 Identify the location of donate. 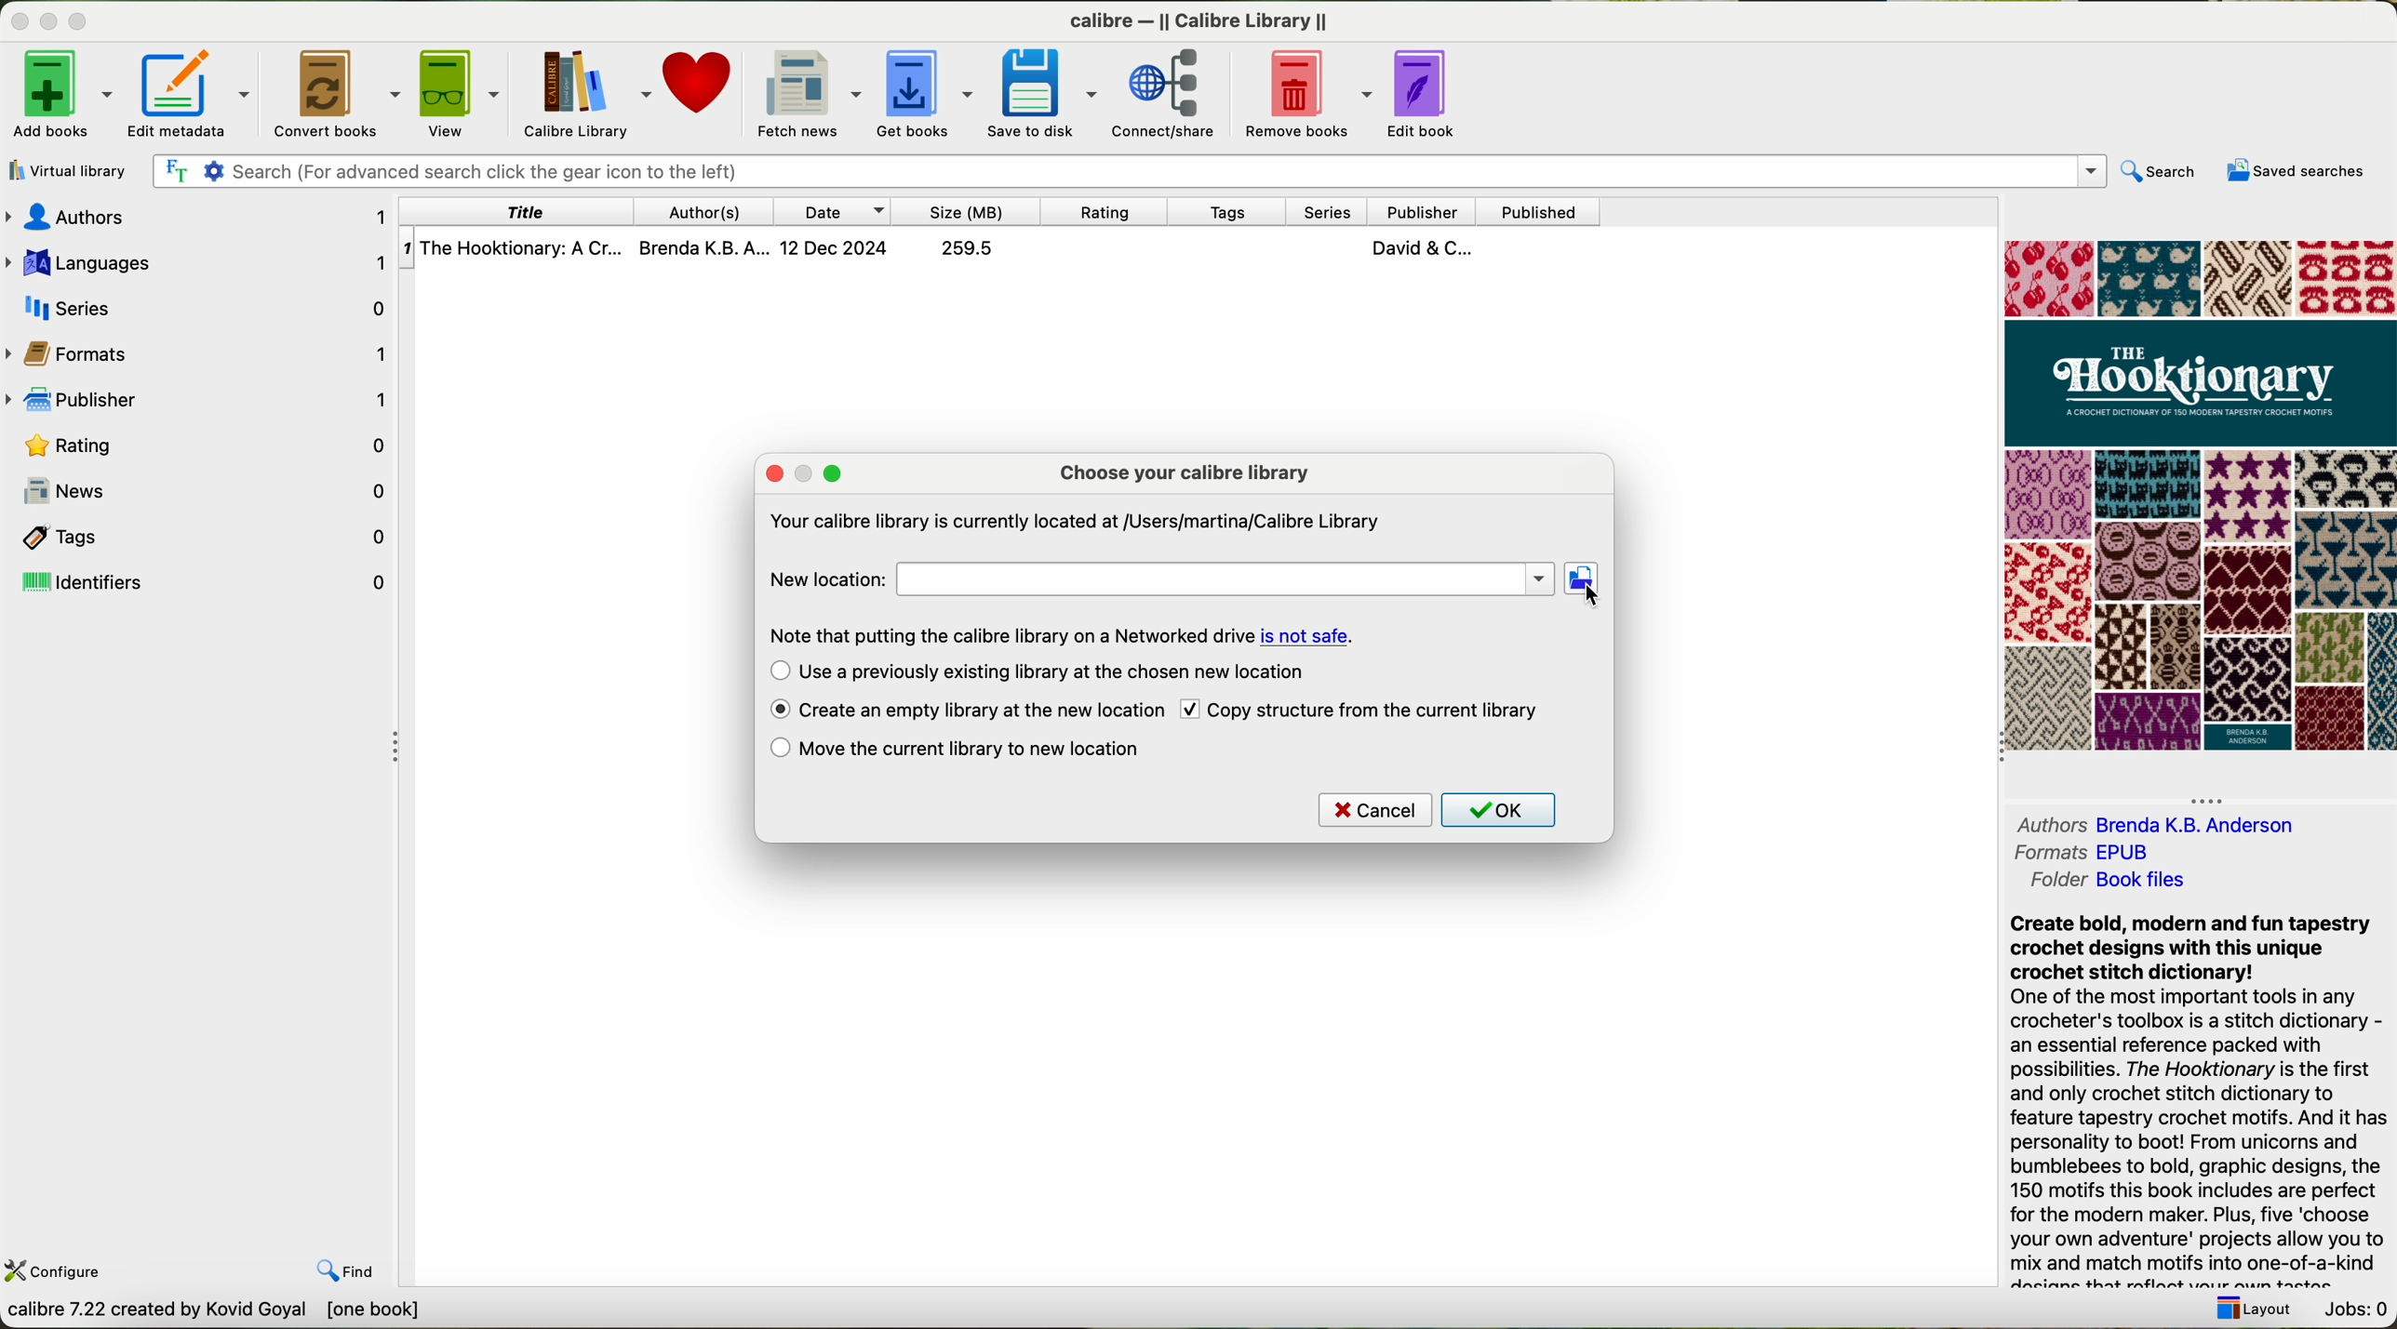
(704, 85).